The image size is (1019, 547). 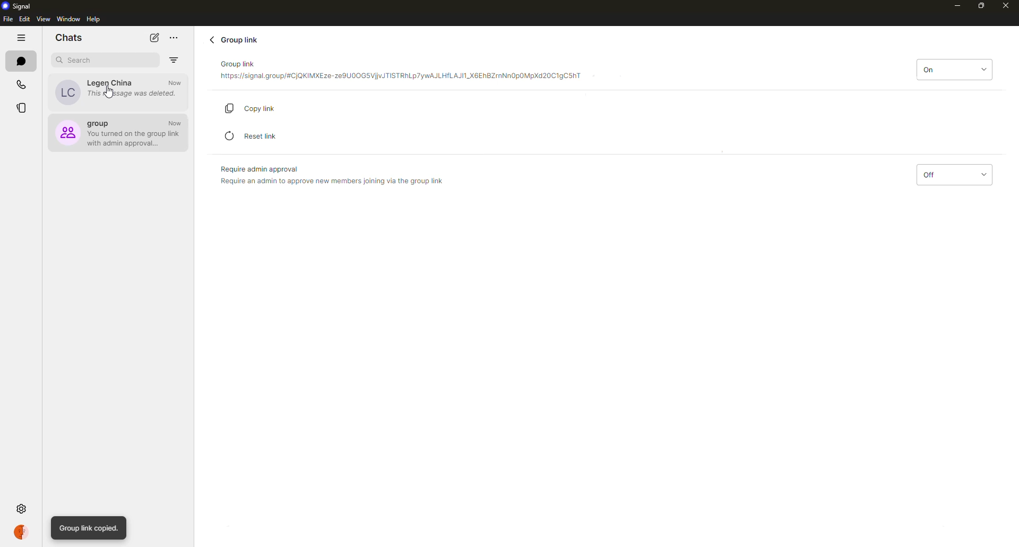 What do you see at coordinates (116, 90) in the screenshot?
I see `contact` at bounding box center [116, 90].